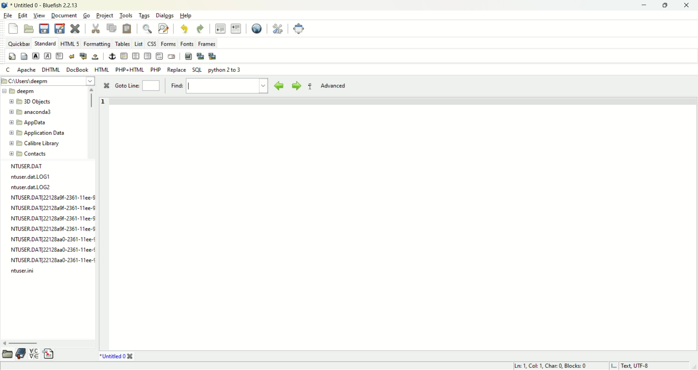 Image resolution: width=698 pixels, height=370 pixels. What do you see at coordinates (130, 70) in the screenshot?
I see `PHP+HTML` at bounding box center [130, 70].